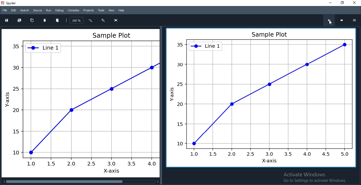 The height and width of the screenshot is (185, 361). Describe the element at coordinates (10, 3) in the screenshot. I see `spyder` at that location.